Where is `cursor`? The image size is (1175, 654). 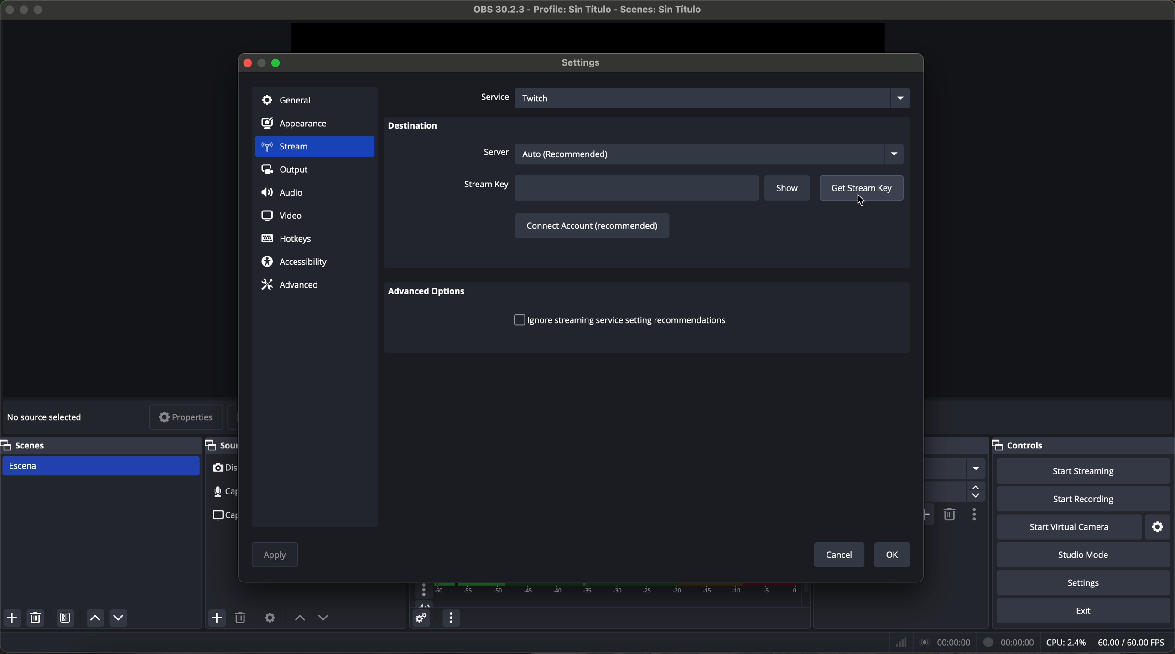
cursor is located at coordinates (861, 201).